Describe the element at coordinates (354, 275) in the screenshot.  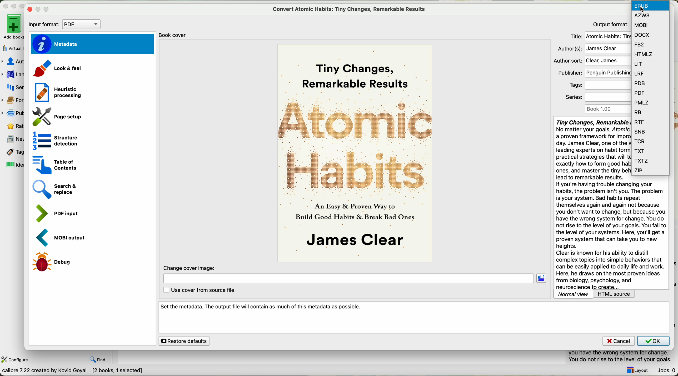
I see `change cover image` at that location.